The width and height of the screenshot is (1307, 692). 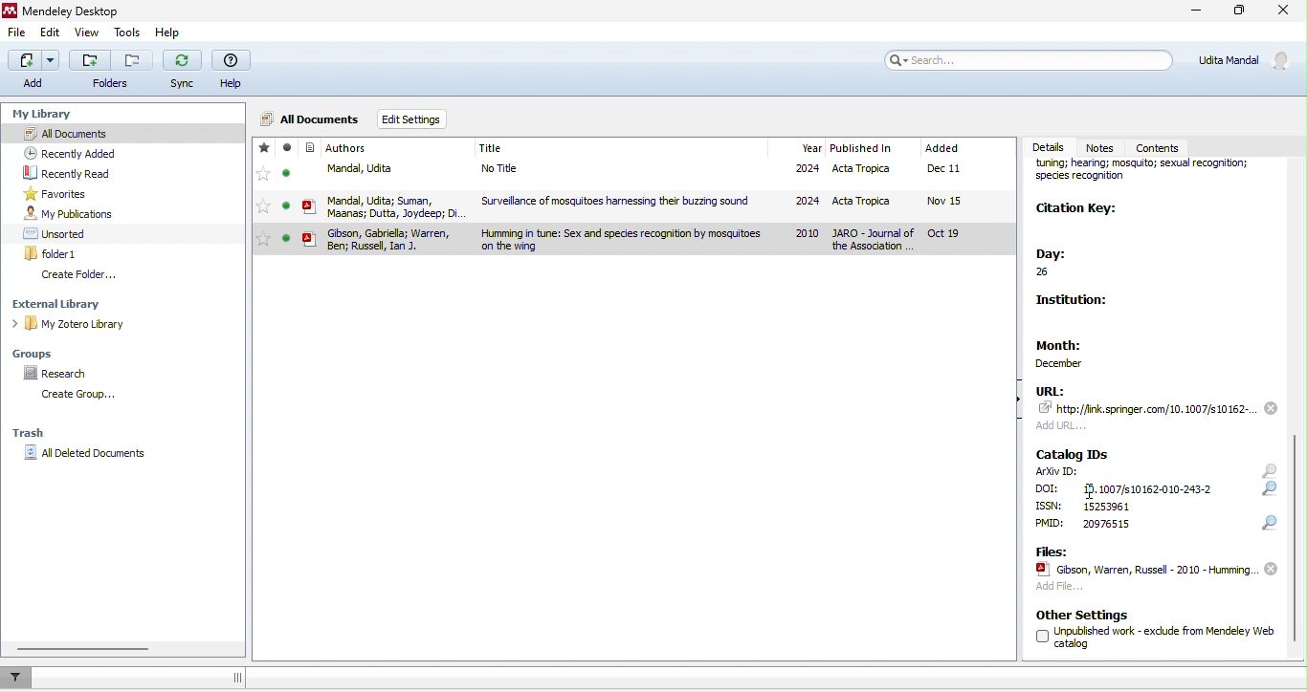 I want to click on folder 1, so click(x=54, y=253).